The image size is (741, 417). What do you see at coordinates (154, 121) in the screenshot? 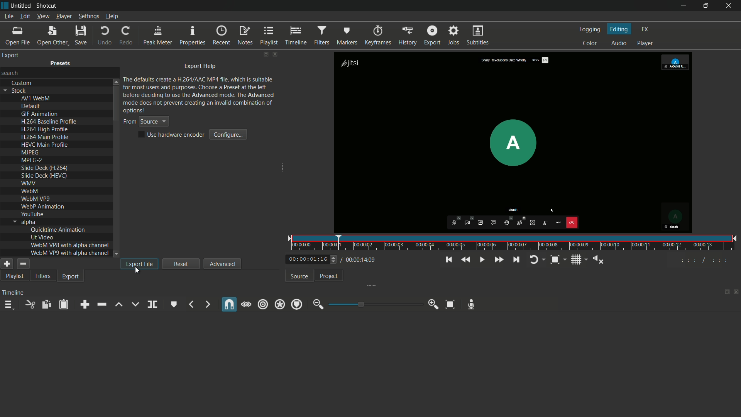
I see `source dropdown` at bounding box center [154, 121].